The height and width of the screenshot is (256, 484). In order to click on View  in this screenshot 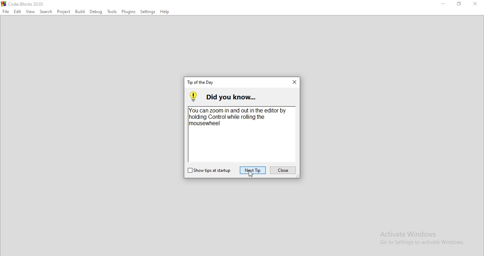, I will do `click(30, 12)`.